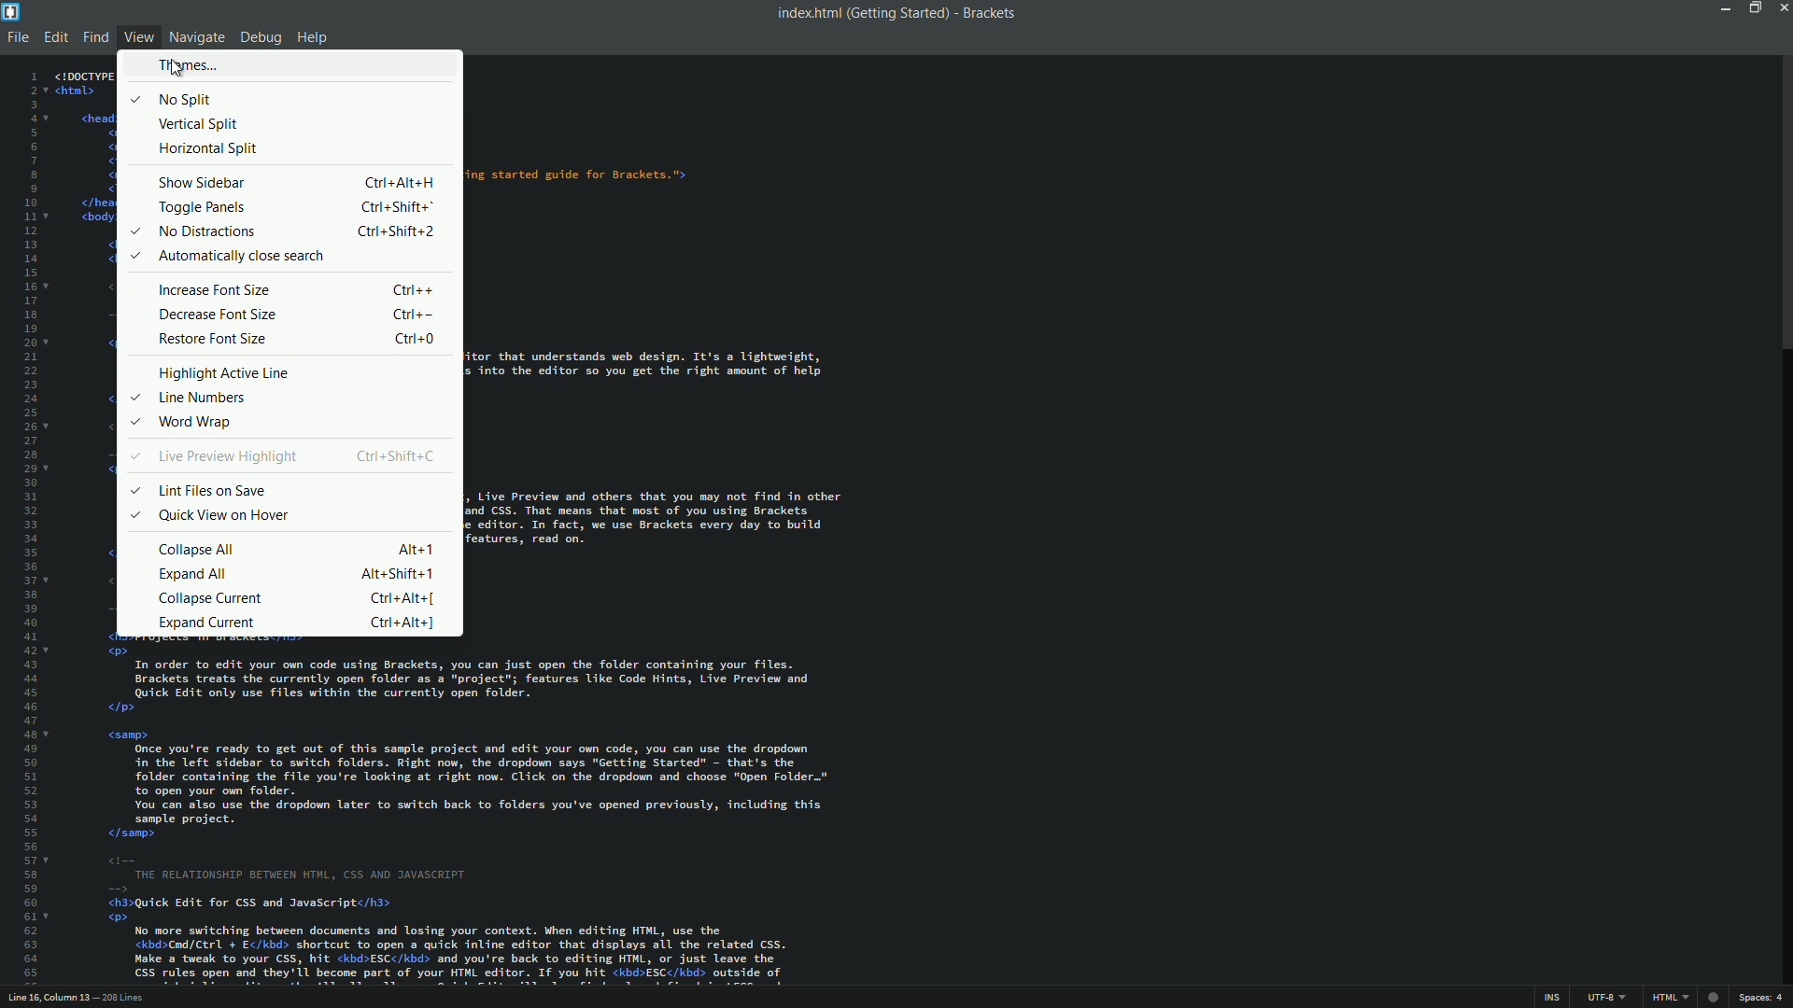  Describe the element at coordinates (1673, 999) in the screenshot. I see `file format` at that location.